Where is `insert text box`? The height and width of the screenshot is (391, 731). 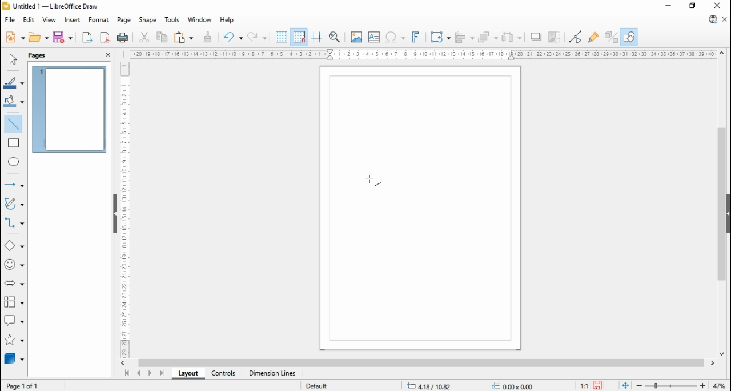 insert text box is located at coordinates (373, 37).